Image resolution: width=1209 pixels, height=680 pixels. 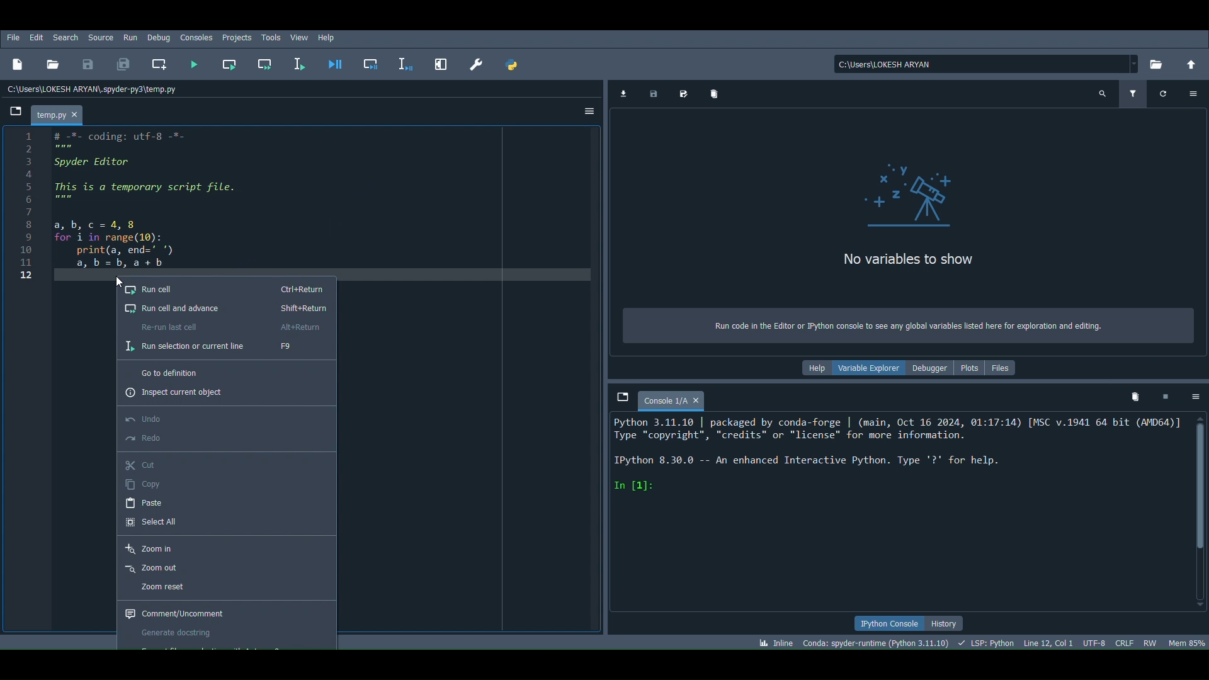 What do you see at coordinates (157, 37) in the screenshot?
I see `Debug` at bounding box center [157, 37].